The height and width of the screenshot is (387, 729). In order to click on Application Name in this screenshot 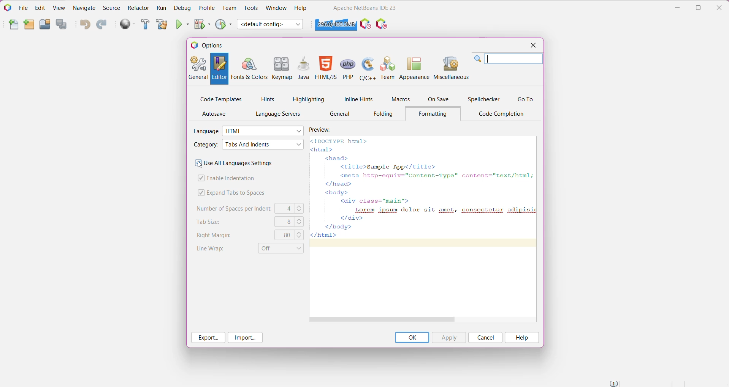, I will do `click(364, 8)`.